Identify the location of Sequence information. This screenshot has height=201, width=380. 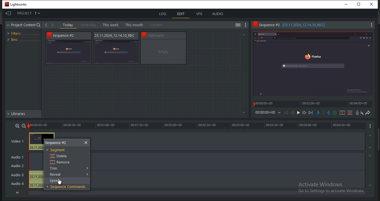
(114, 36).